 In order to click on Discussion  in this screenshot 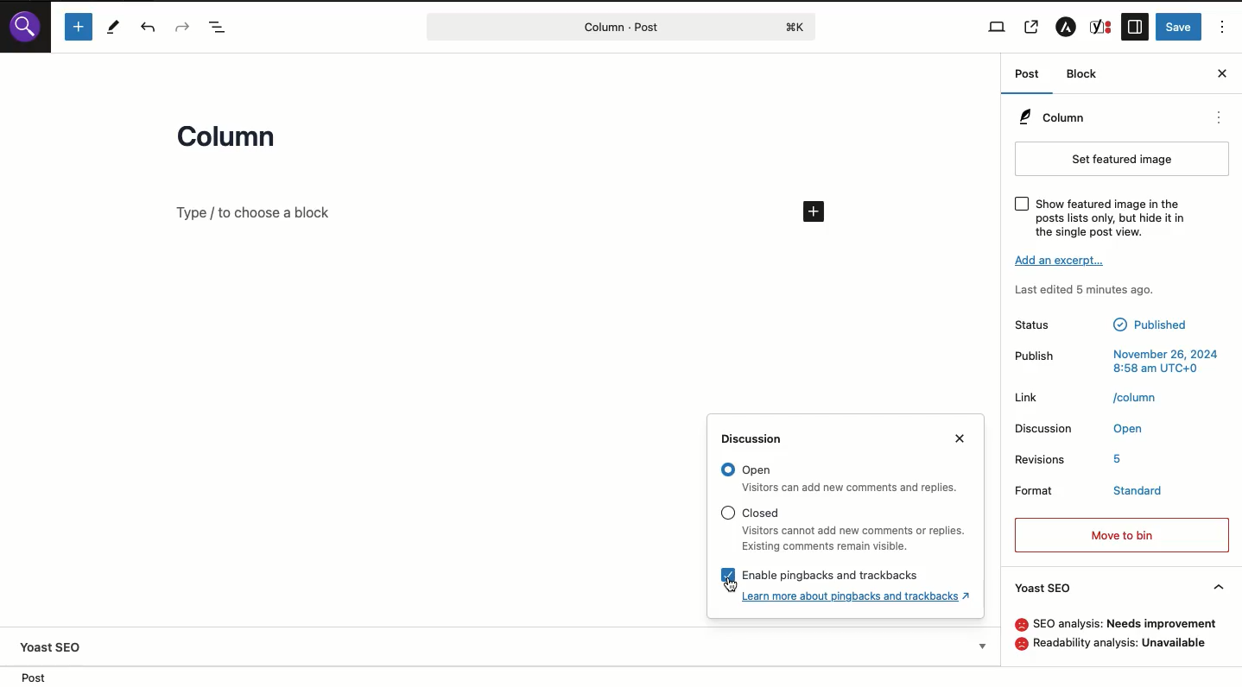, I will do `click(1045, 428)`.